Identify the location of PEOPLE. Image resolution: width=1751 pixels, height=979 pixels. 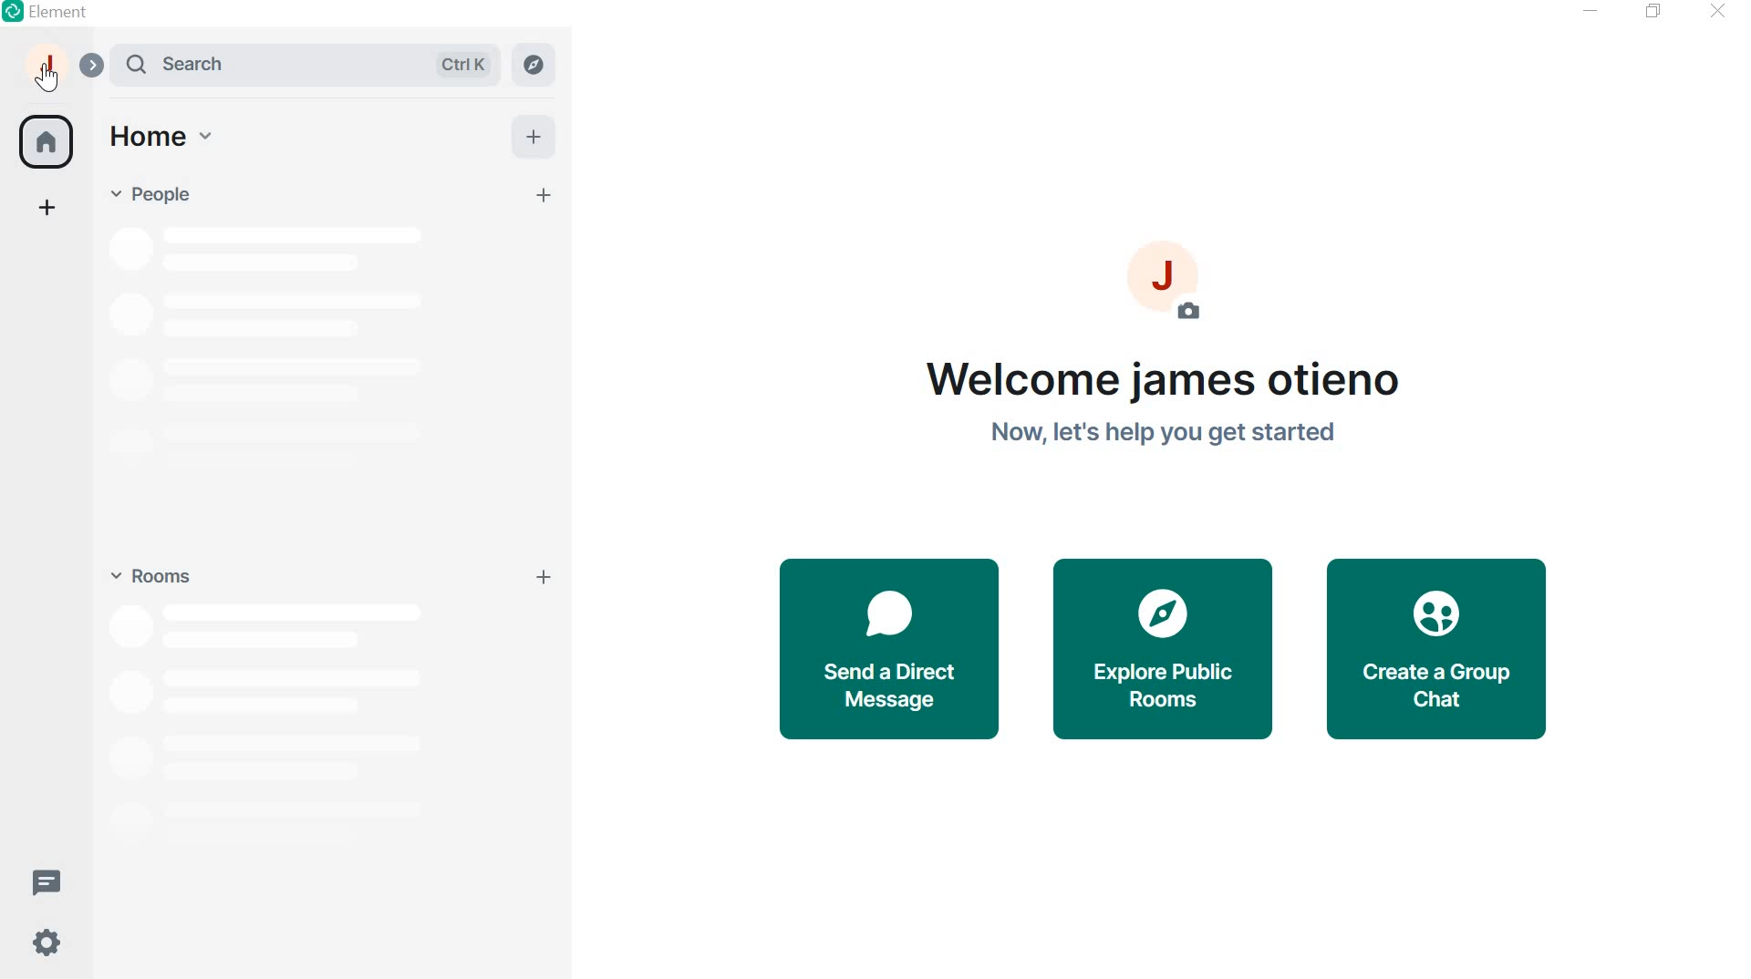
(157, 194).